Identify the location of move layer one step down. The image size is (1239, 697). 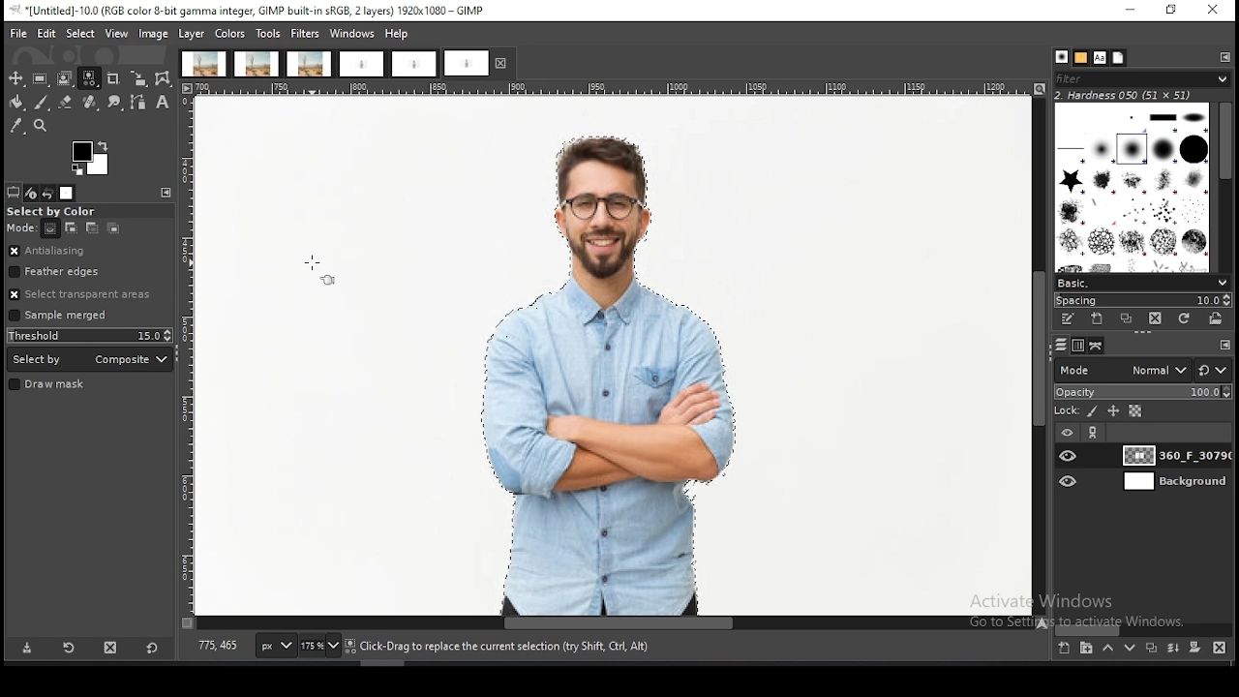
(1127, 648).